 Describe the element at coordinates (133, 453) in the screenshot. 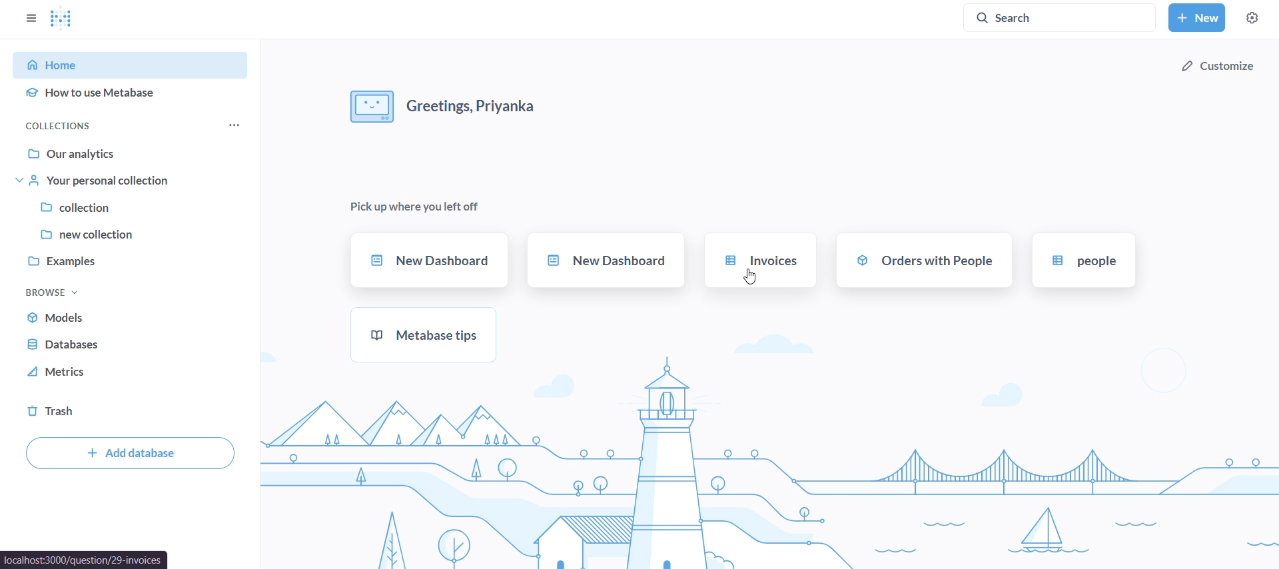

I see `add database` at that location.